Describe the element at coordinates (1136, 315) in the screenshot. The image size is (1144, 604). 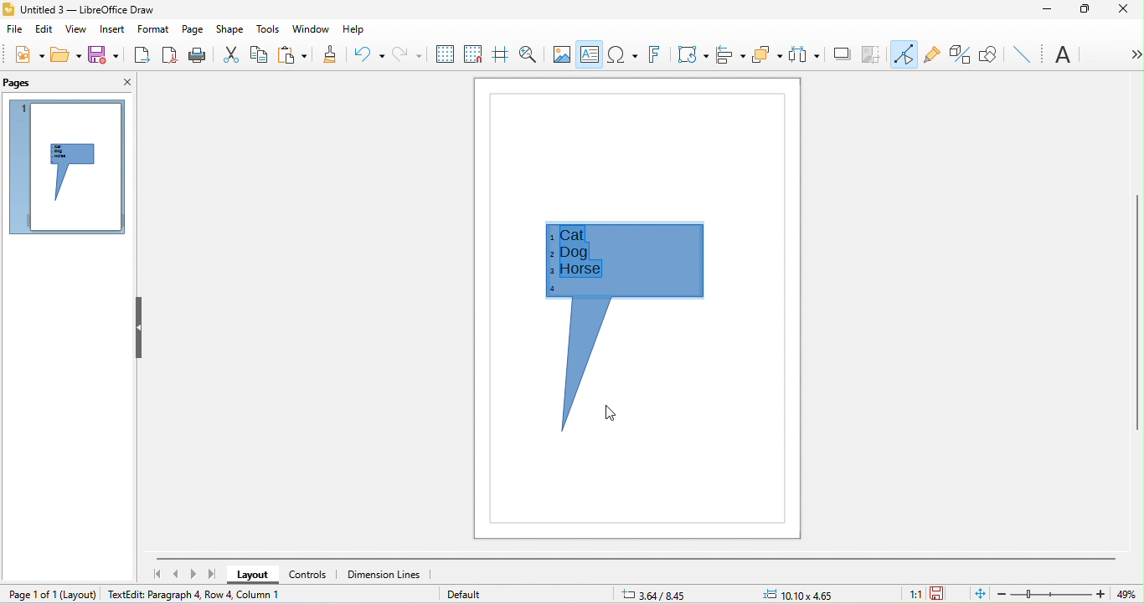
I see `vertical scroll bar` at that location.